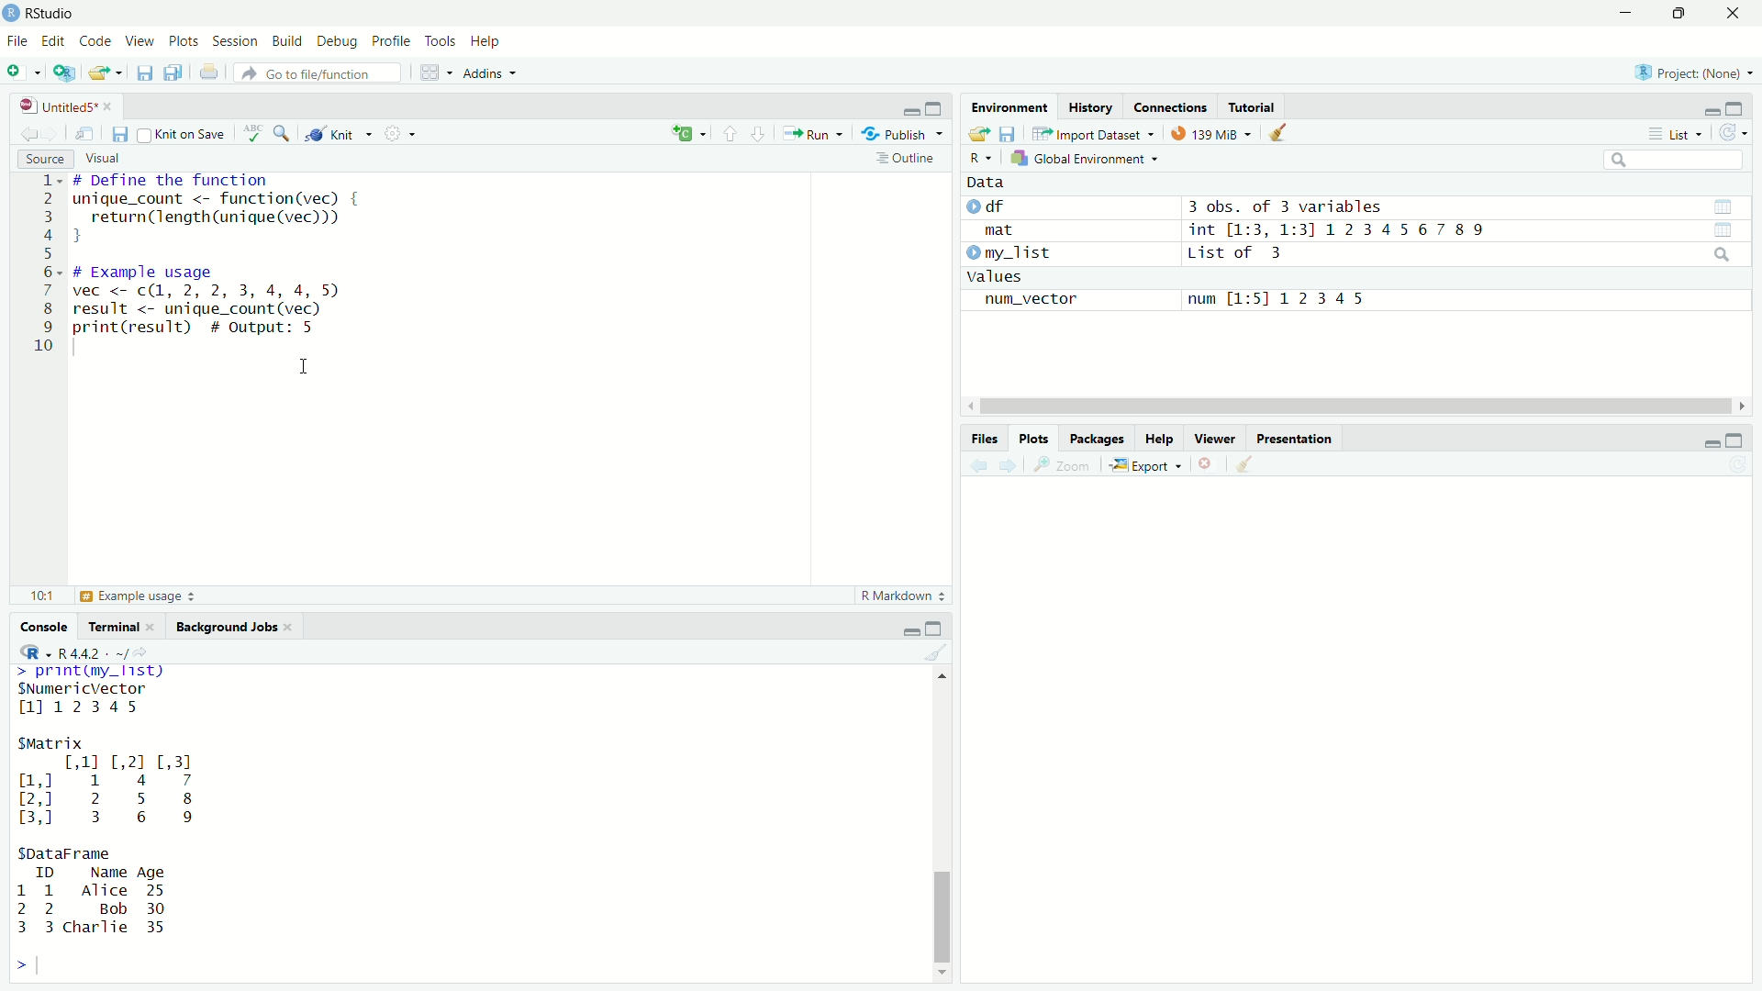 This screenshot has height=991, width=1762. I want to click on workspace panes, so click(429, 72).